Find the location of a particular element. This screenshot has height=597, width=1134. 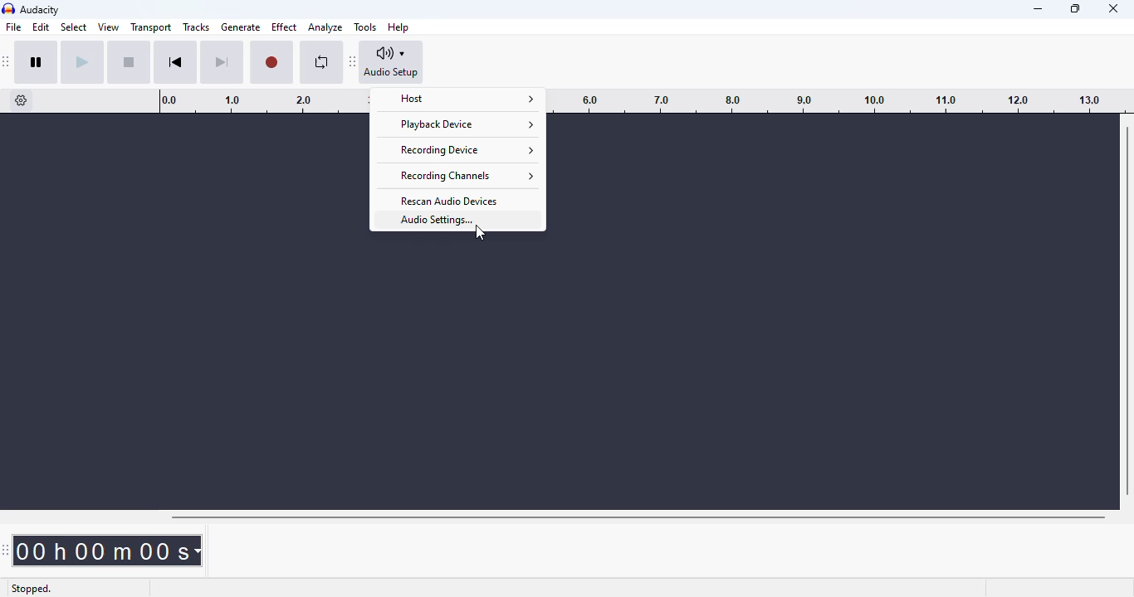

vertical scroll bar is located at coordinates (1127, 310).